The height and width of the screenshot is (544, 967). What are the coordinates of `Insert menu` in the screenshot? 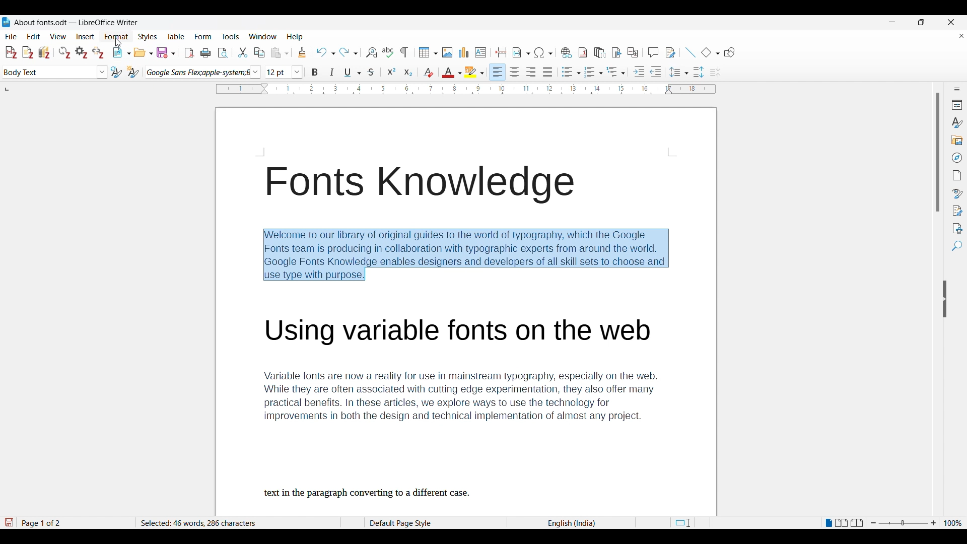 It's located at (85, 37).